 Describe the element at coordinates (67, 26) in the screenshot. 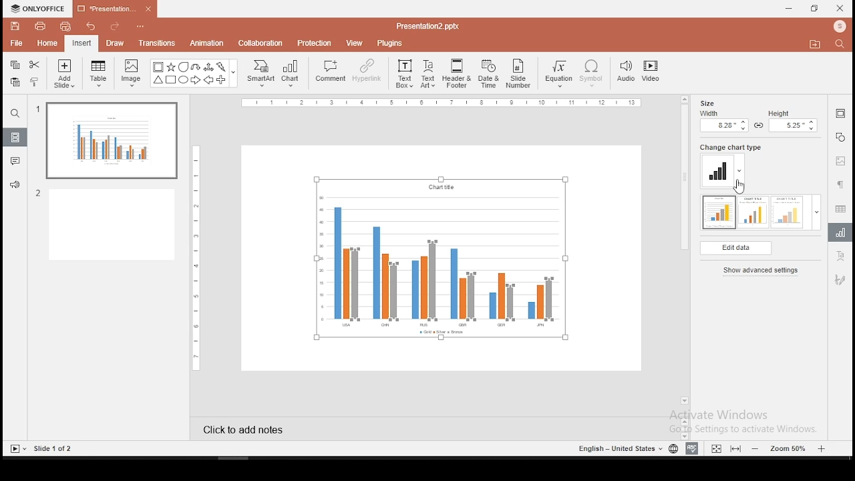

I see `quick print` at that location.